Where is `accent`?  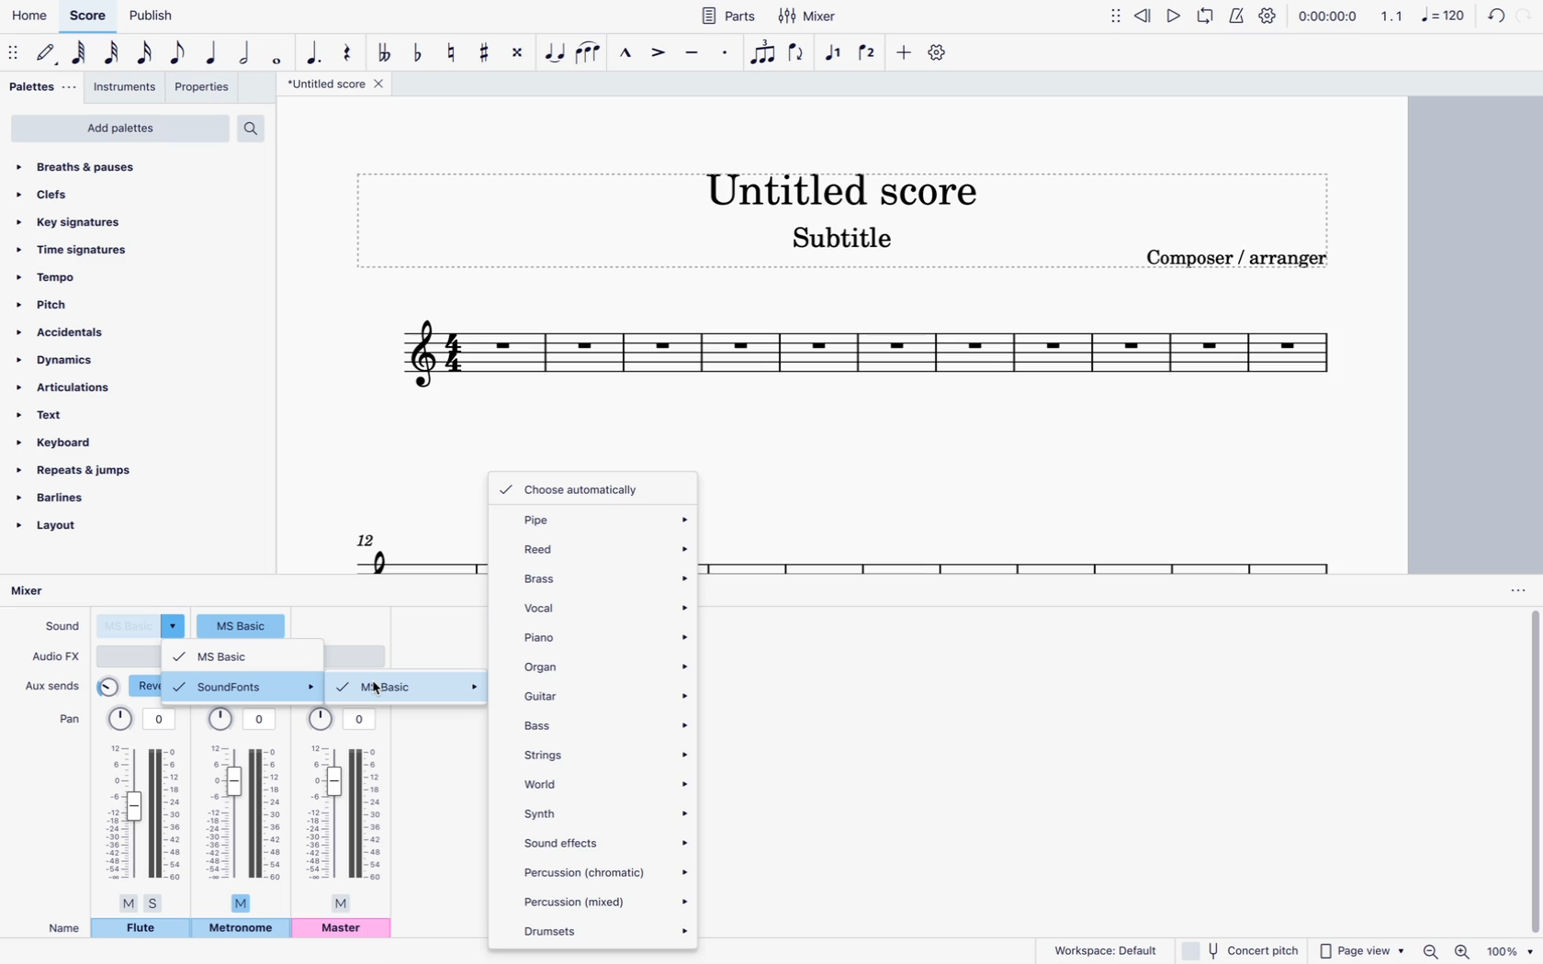
accent is located at coordinates (656, 52).